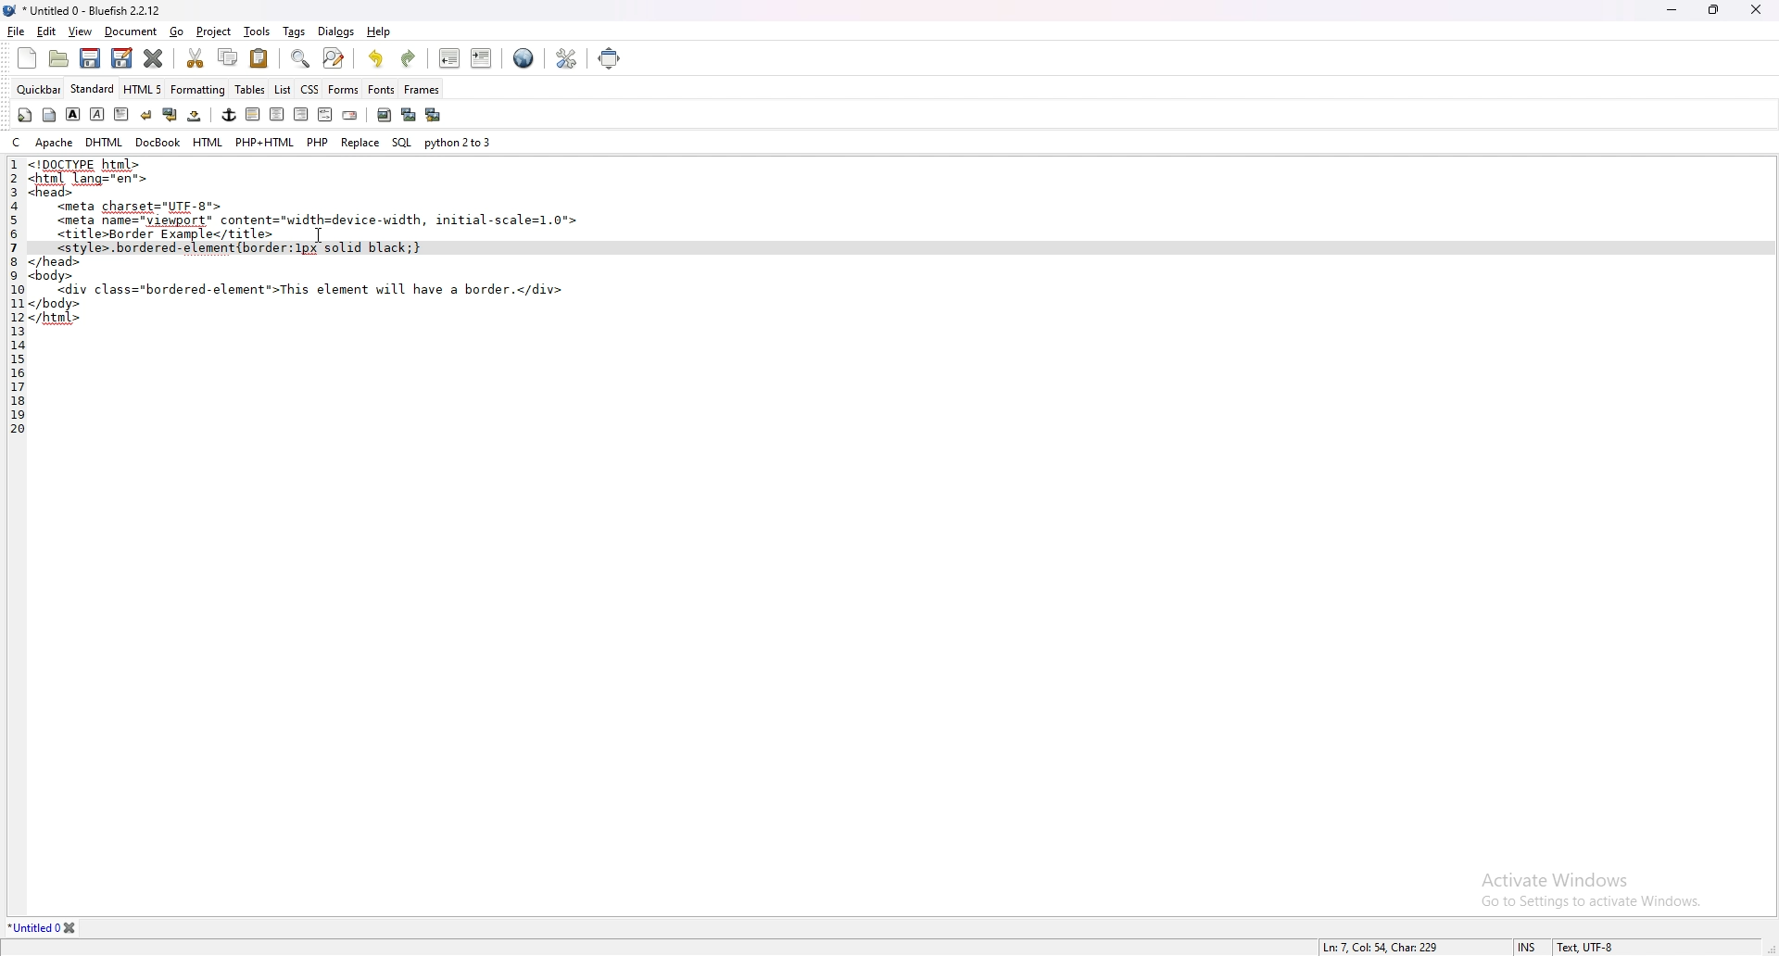 Image resolution: width=1779 pixels, height=956 pixels. I want to click on paste, so click(259, 58).